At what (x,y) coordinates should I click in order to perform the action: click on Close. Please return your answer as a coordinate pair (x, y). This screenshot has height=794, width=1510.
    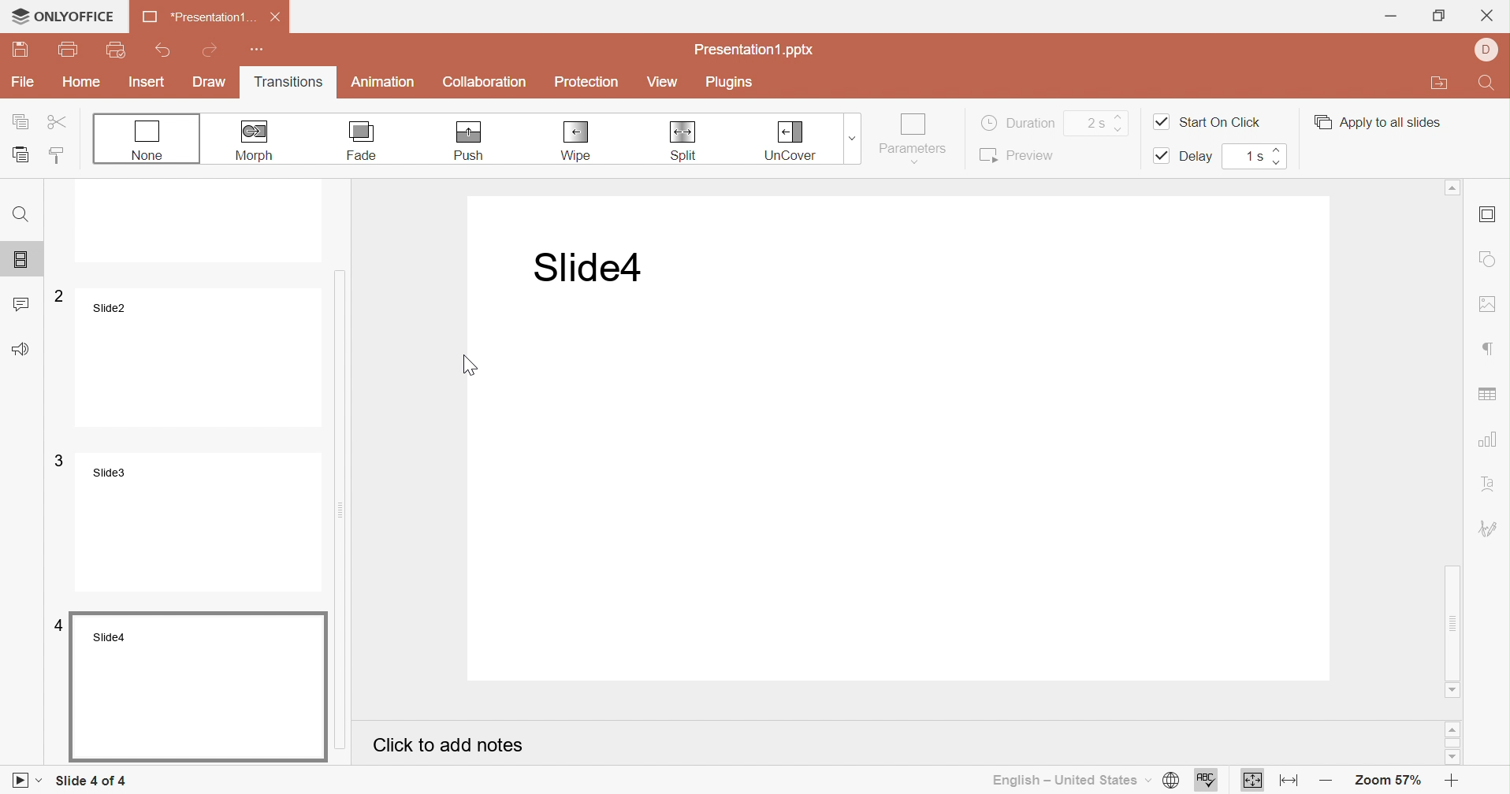
    Looking at the image, I should click on (276, 17).